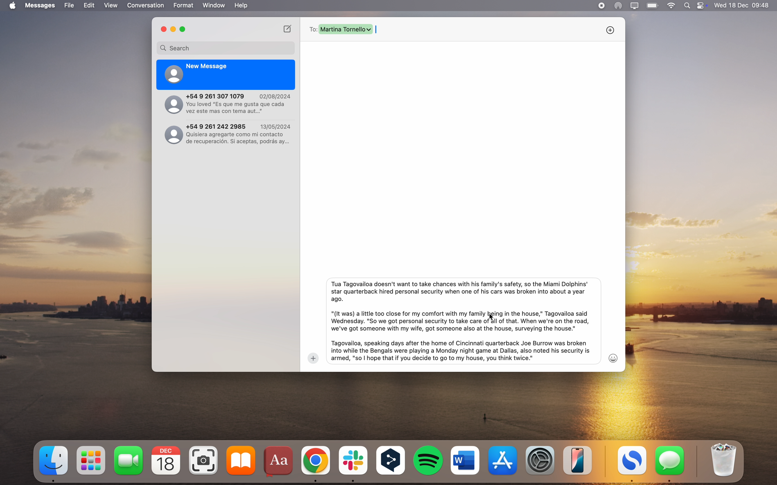  I want to click on Airdrop, so click(618, 6).